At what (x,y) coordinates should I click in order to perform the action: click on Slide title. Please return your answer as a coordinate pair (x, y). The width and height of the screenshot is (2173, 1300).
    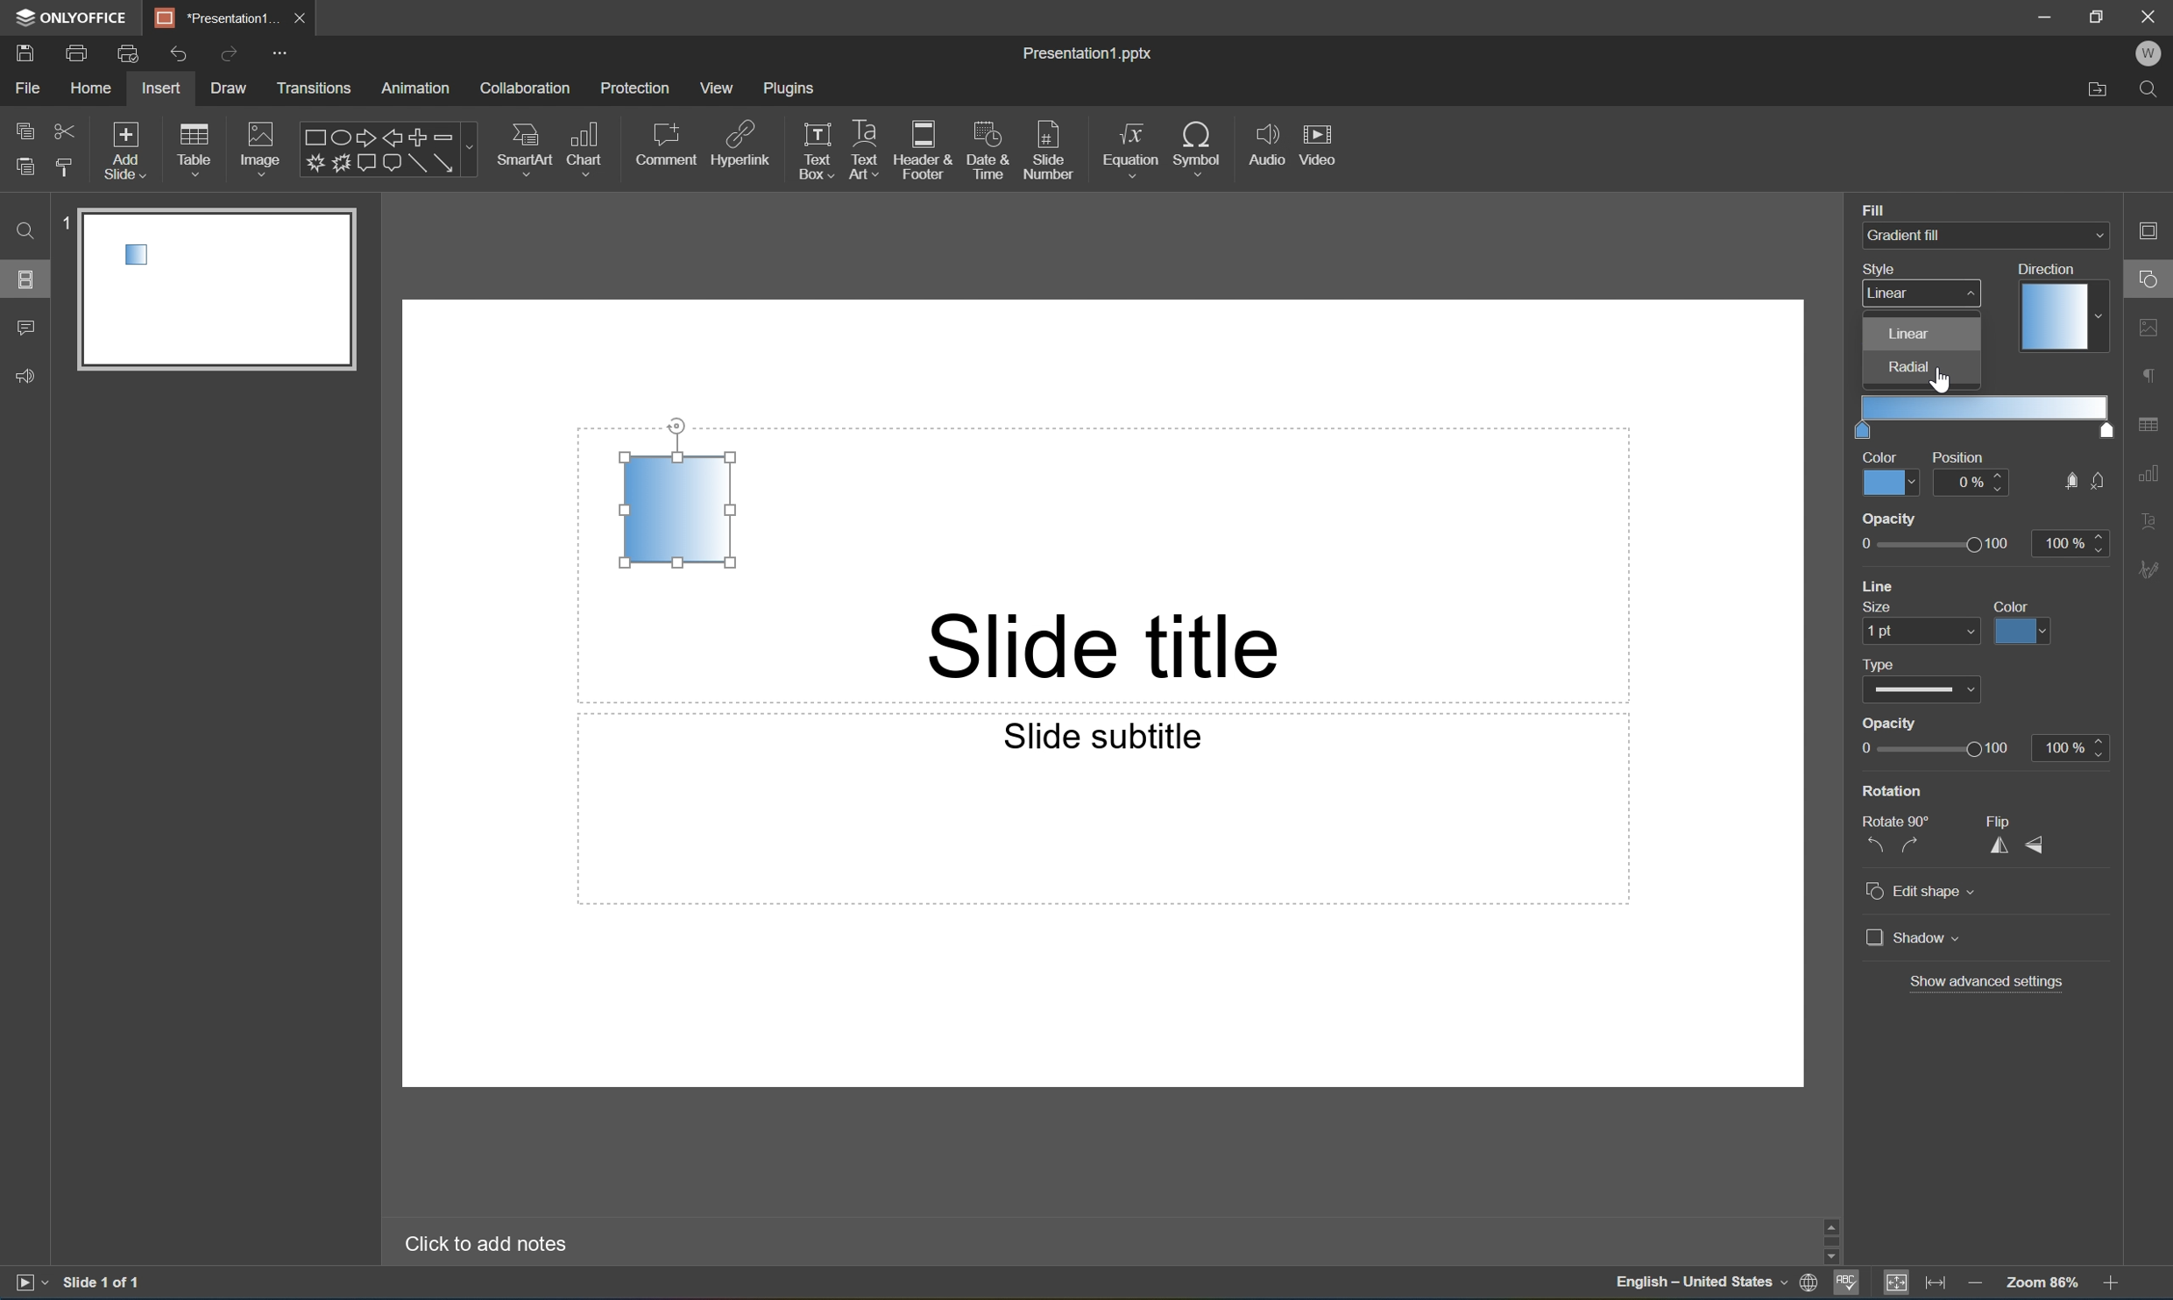
    Looking at the image, I should click on (1134, 648).